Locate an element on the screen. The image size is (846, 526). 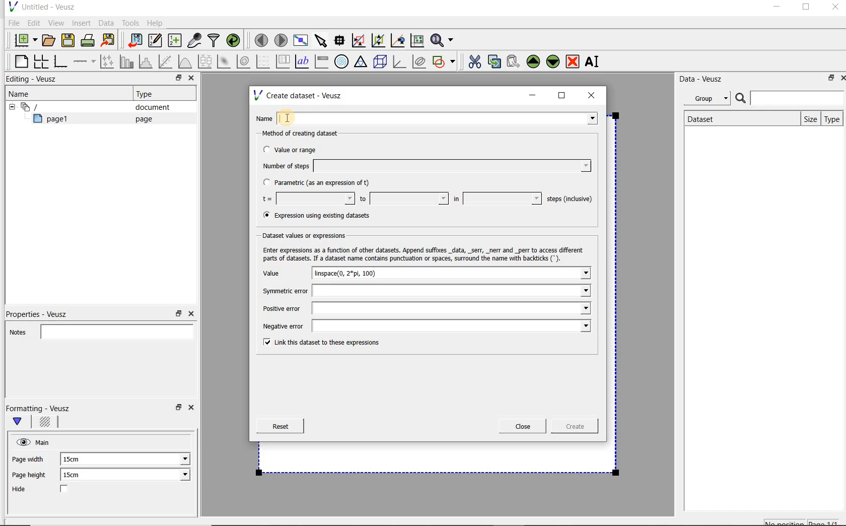
plot box plots is located at coordinates (204, 62).